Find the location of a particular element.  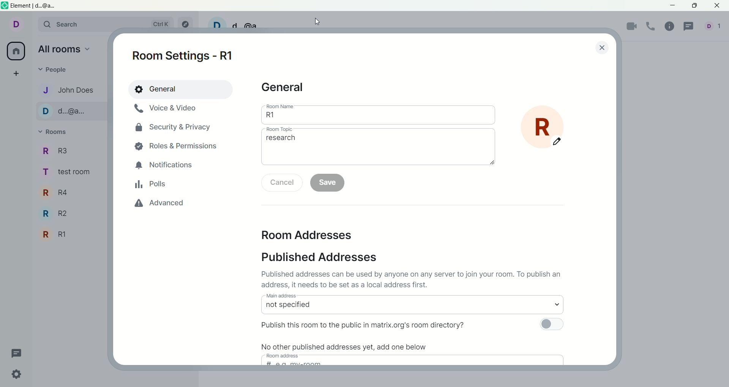

notification is located at coordinates (168, 165).